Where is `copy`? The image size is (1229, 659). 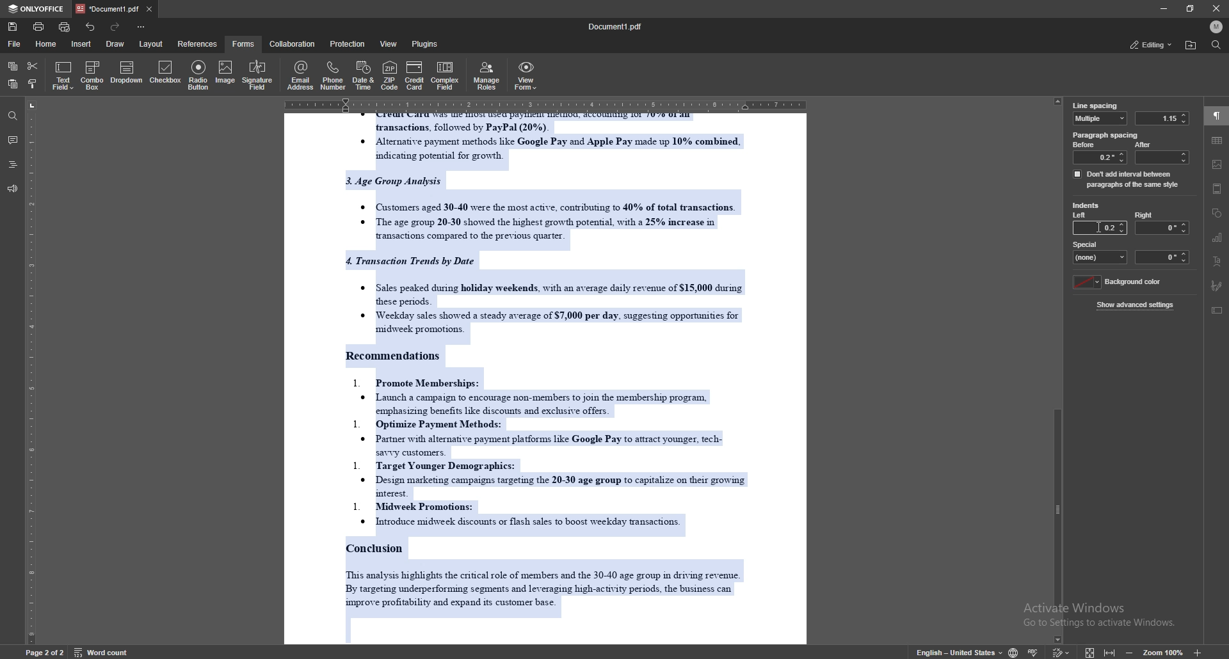 copy is located at coordinates (13, 67).